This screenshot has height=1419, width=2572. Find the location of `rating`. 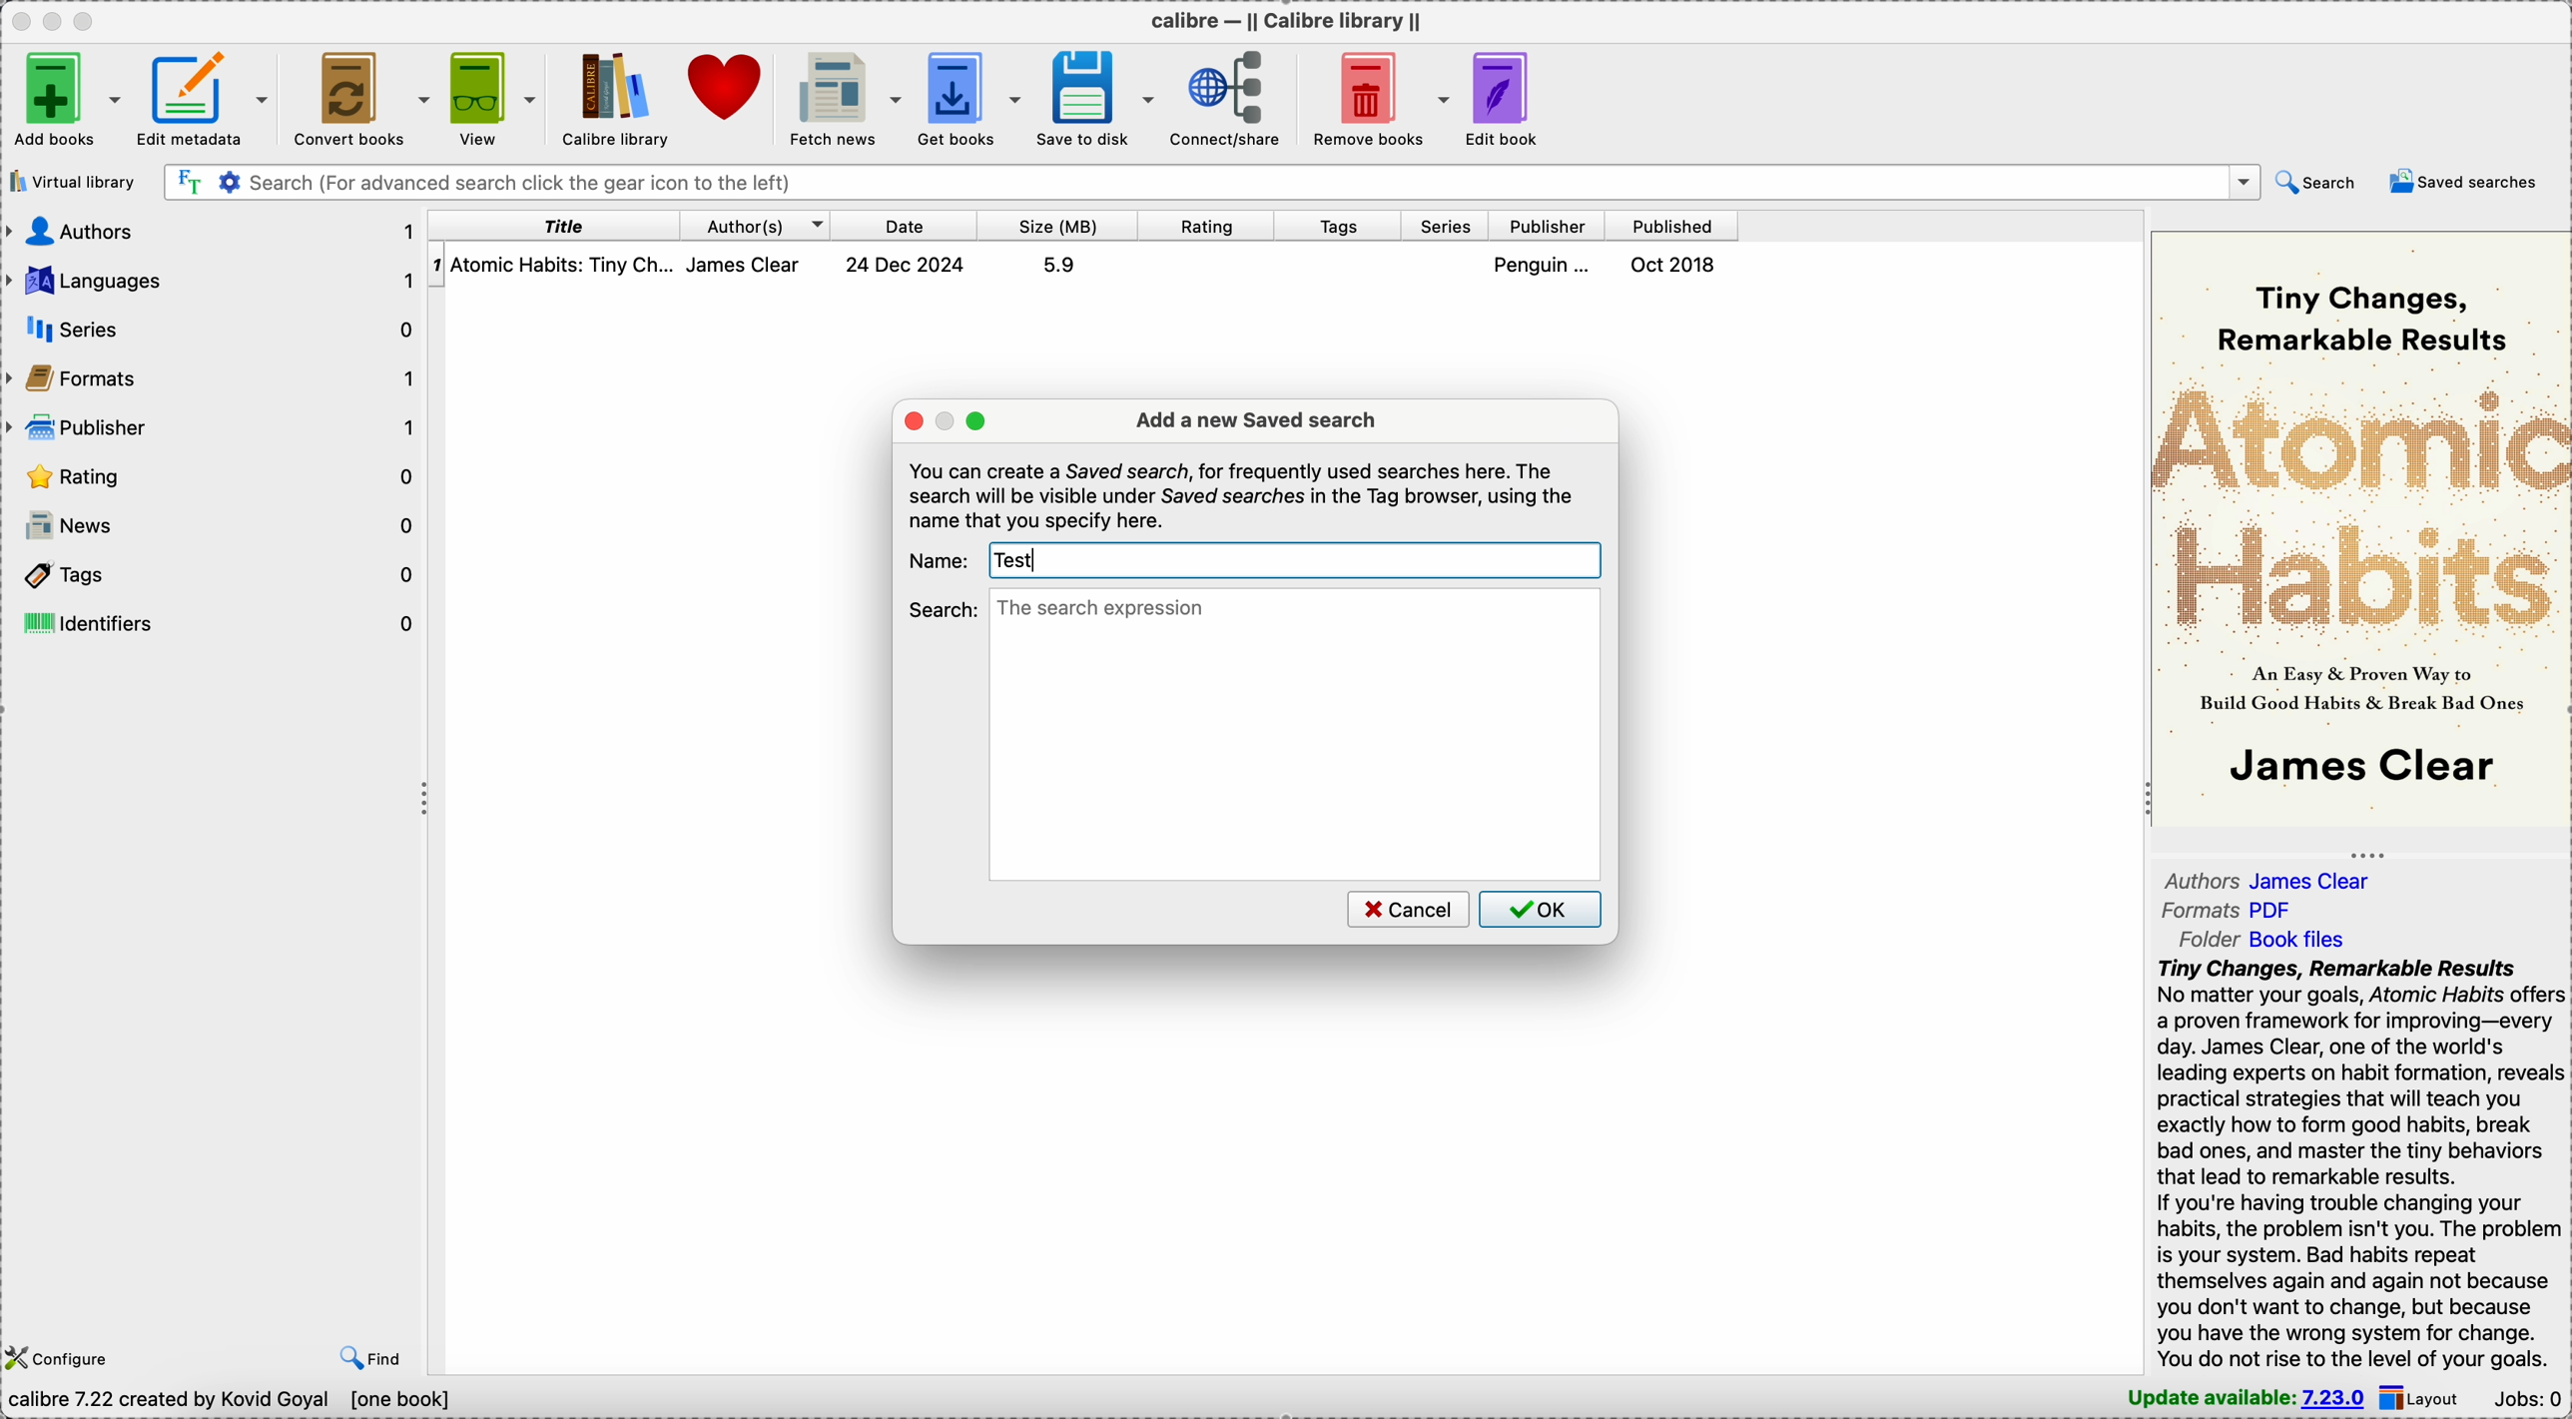

rating is located at coordinates (213, 478).